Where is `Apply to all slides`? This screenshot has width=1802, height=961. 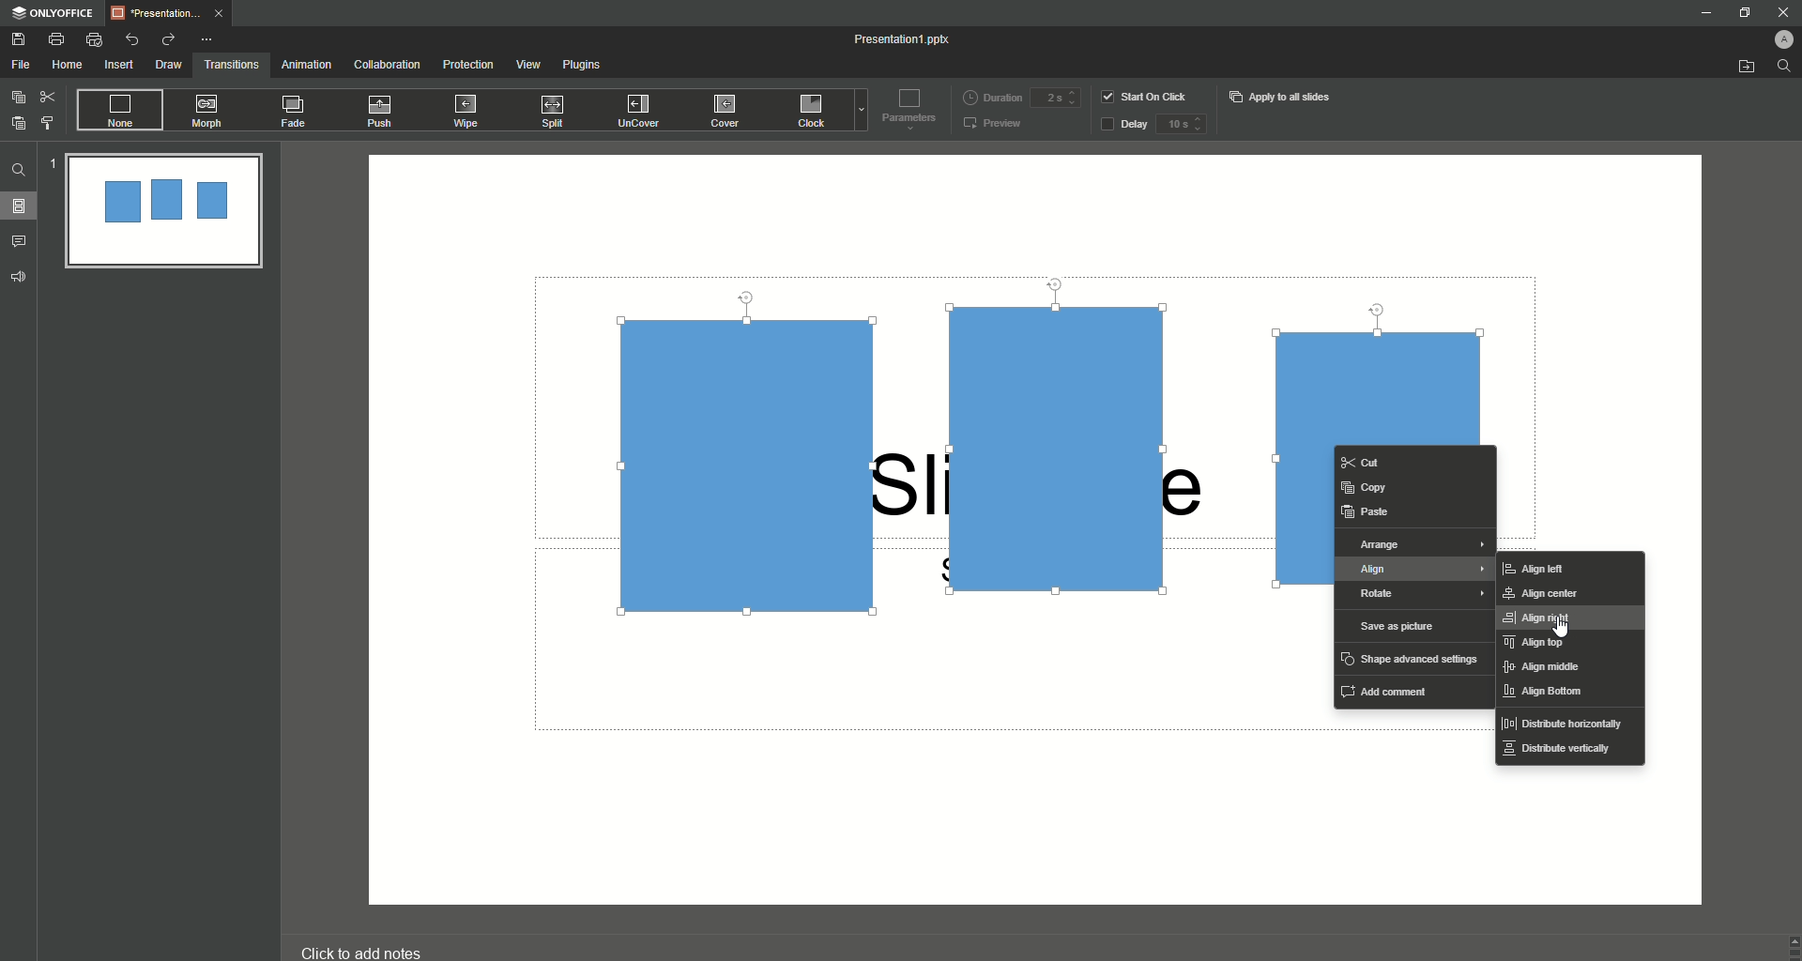
Apply to all slides is located at coordinates (1282, 97).